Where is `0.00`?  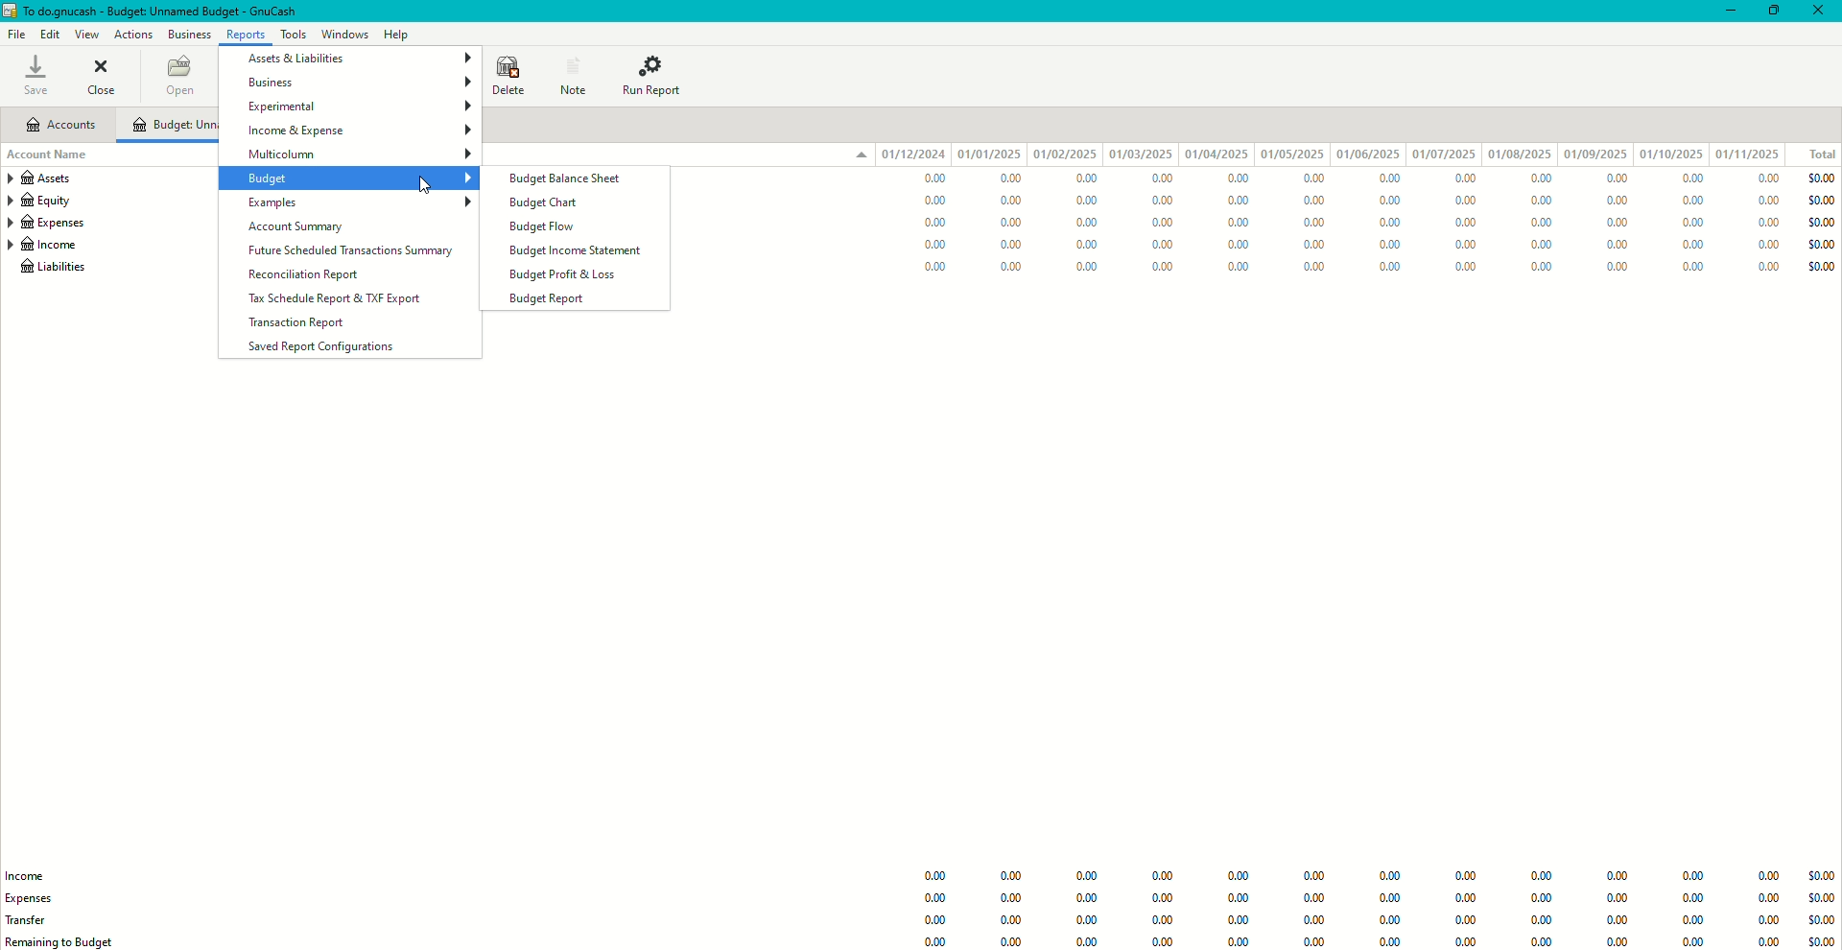 0.00 is located at coordinates (1388, 179).